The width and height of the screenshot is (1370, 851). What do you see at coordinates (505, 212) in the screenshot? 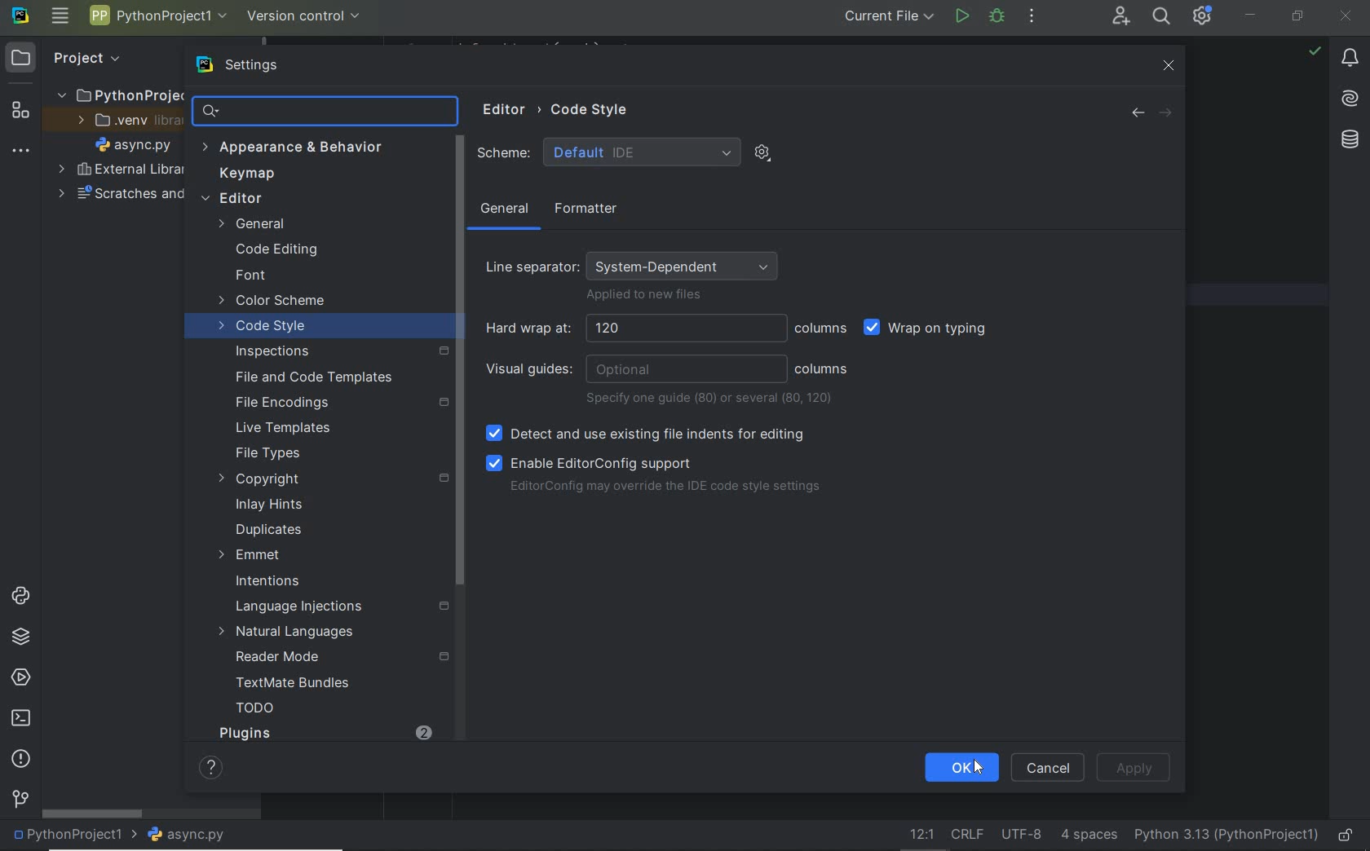
I see `general` at bounding box center [505, 212].